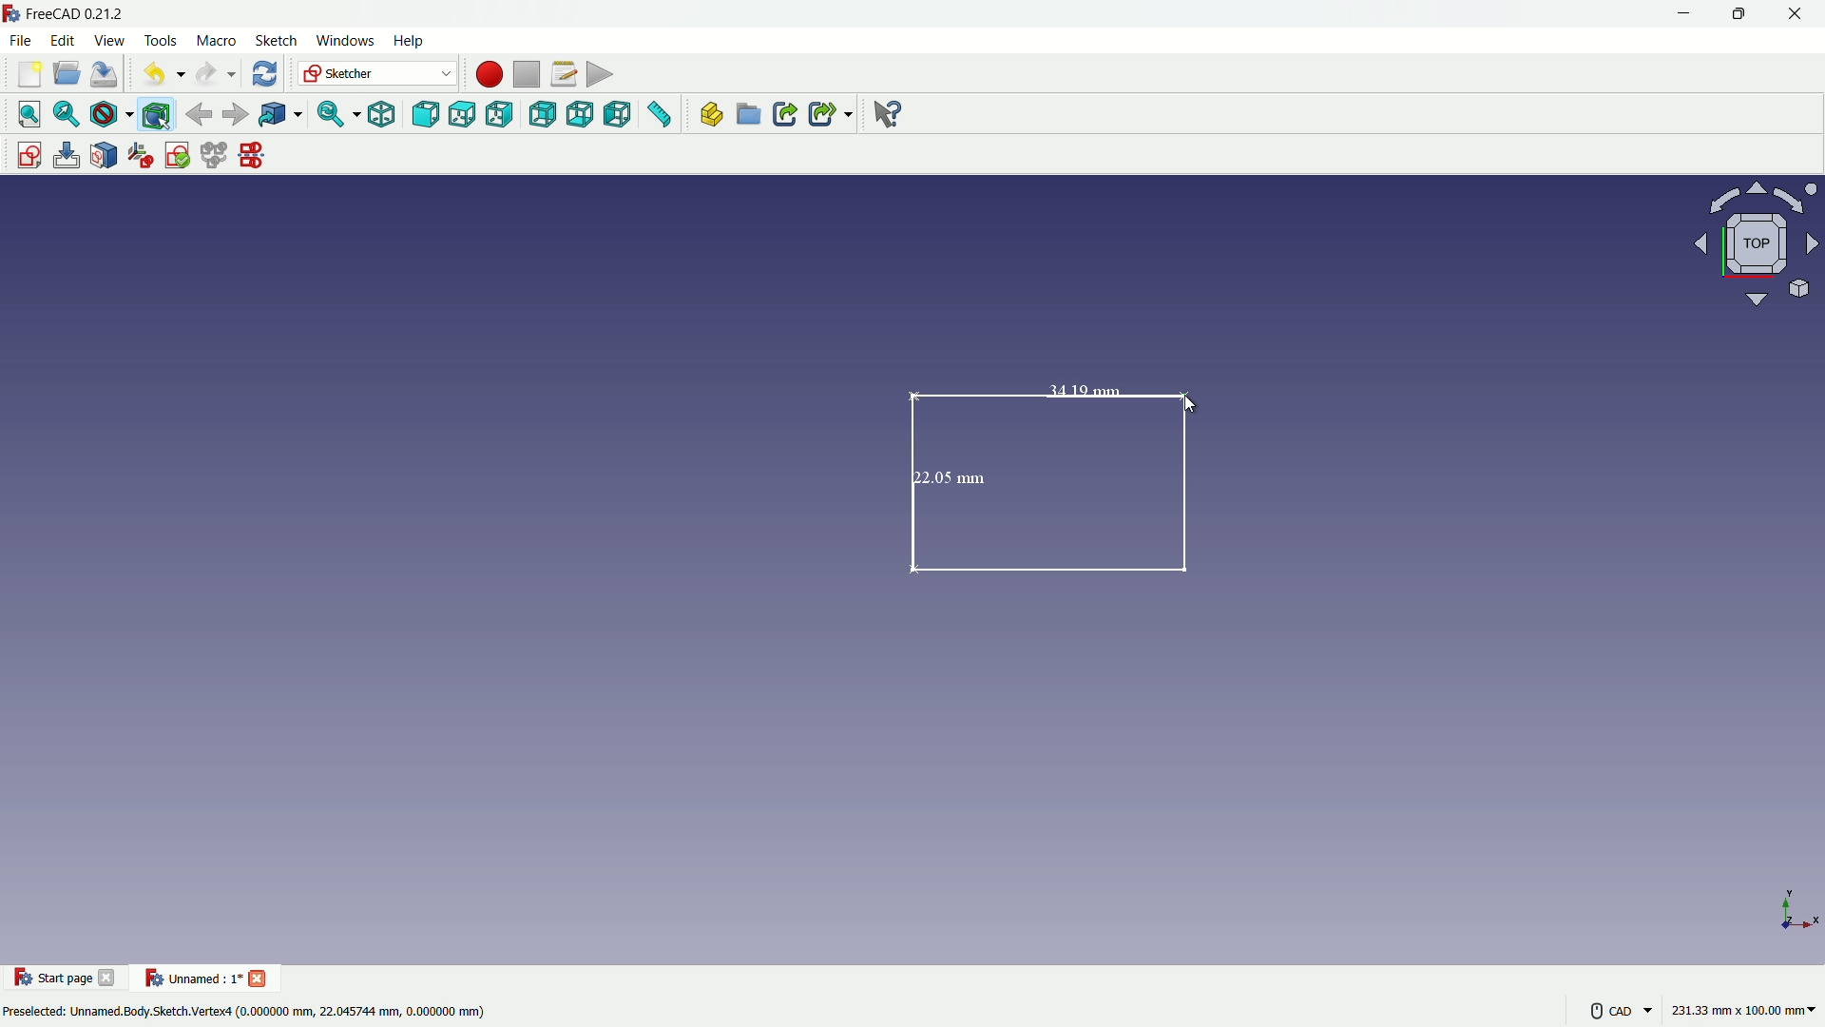  I want to click on create part, so click(707, 117).